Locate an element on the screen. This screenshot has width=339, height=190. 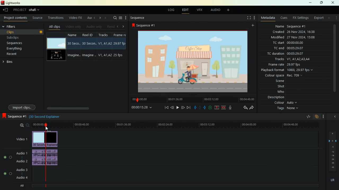
rate is located at coordinates (307, 117).